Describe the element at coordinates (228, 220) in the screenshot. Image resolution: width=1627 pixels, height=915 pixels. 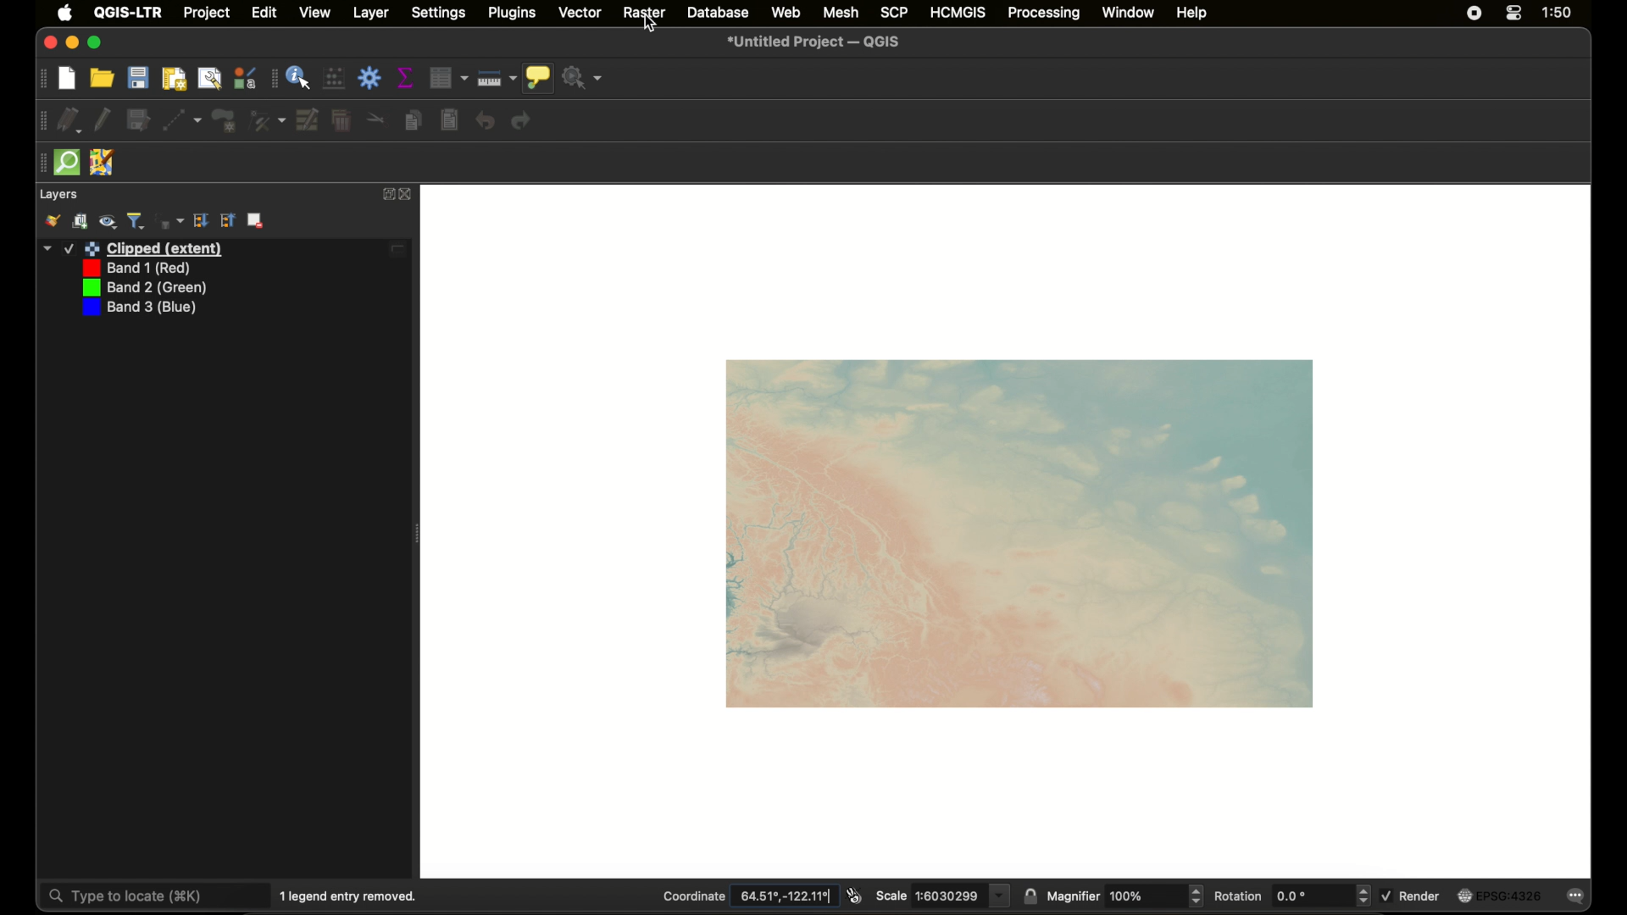
I see `expand all` at that location.